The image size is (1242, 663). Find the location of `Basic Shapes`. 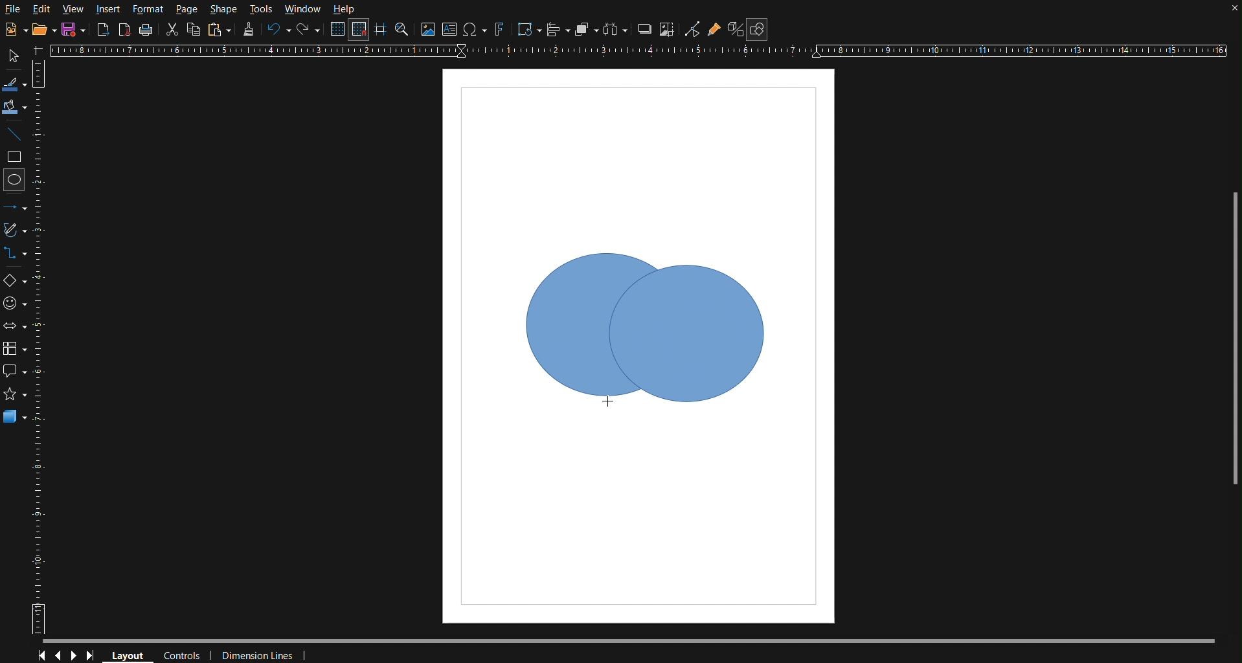

Basic Shapes is located at coordinates (14, 278).